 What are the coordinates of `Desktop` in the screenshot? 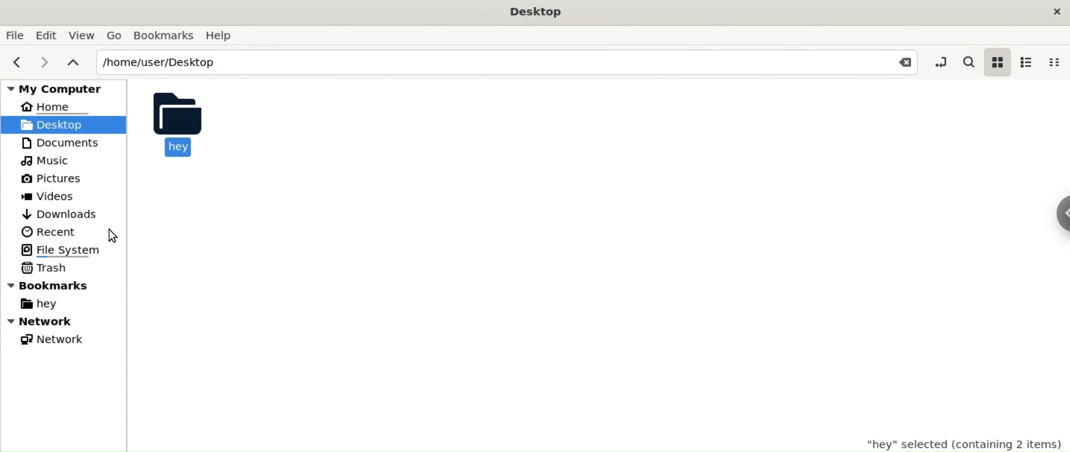 It's located at (59, 124).